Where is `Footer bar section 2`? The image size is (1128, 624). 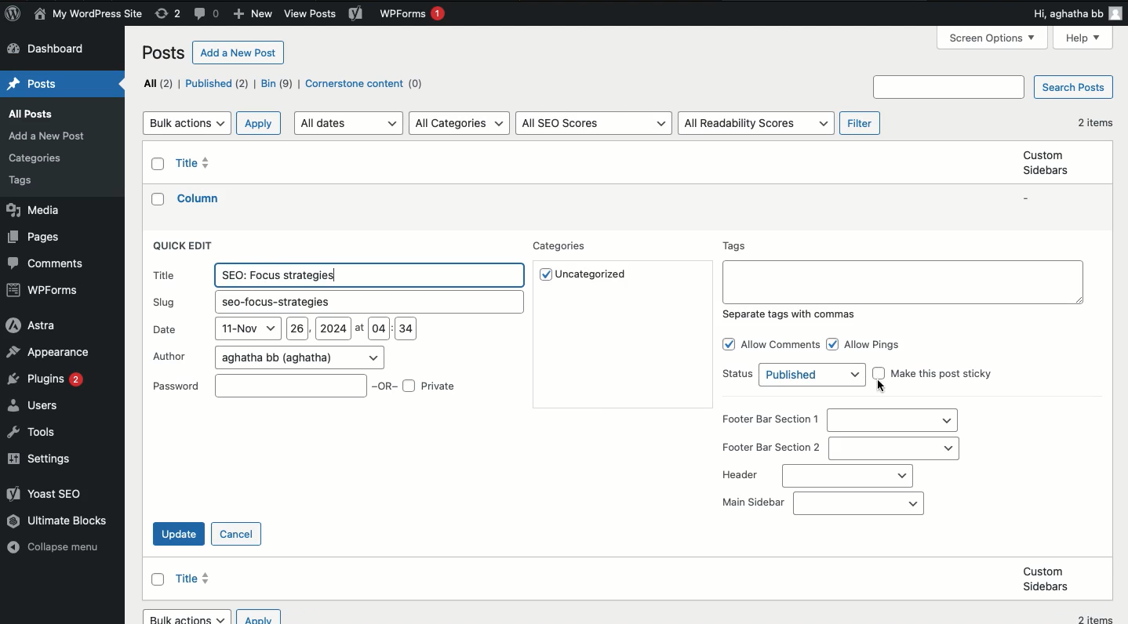 Footer bar section 2 is located at coordinates (771, 448).